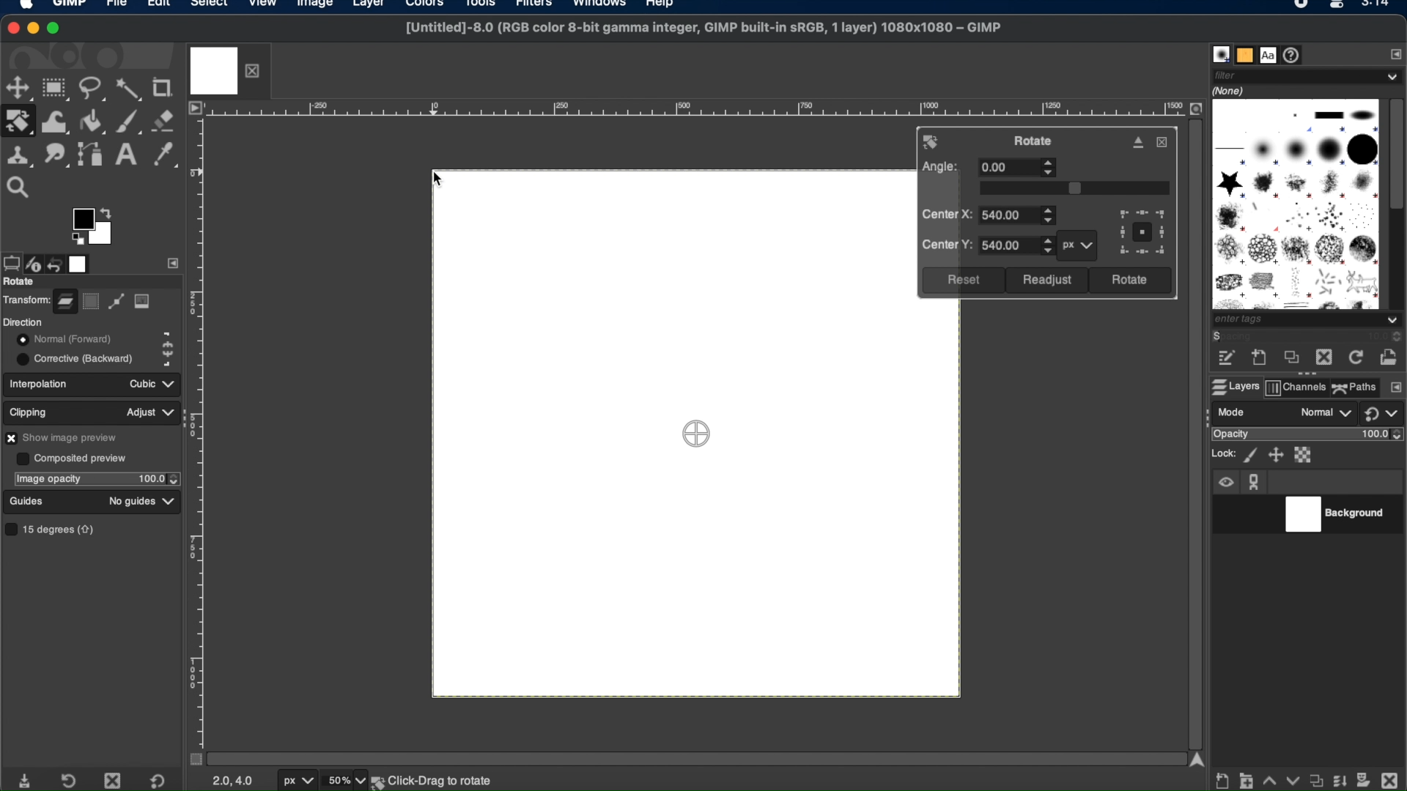  What do you see at coordinates (130, 120) in the screenshot?
I see `paintbrush tool` at bounding box center [130, 120].